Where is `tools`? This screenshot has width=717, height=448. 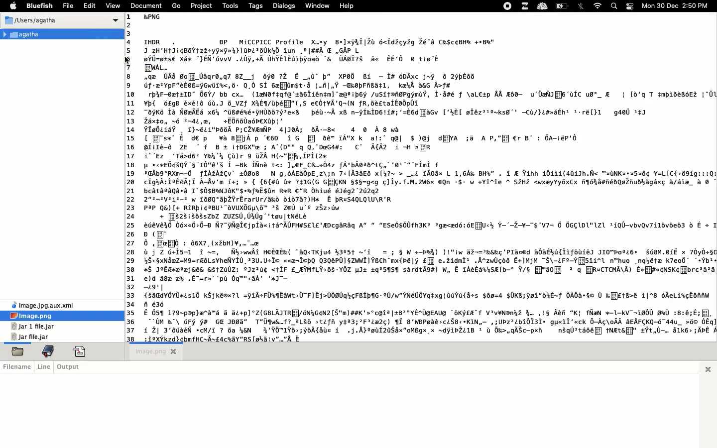
tools is located at coordinates (231, 5).